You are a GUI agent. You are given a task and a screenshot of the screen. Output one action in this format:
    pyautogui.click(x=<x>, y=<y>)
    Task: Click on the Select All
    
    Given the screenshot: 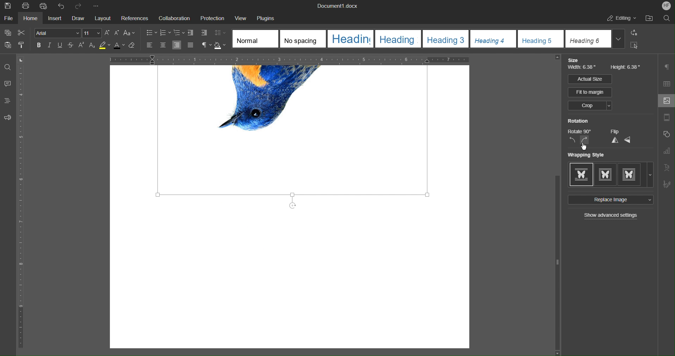 What is the action you would take?
    pyautogui.click(x=633, y=45)
    